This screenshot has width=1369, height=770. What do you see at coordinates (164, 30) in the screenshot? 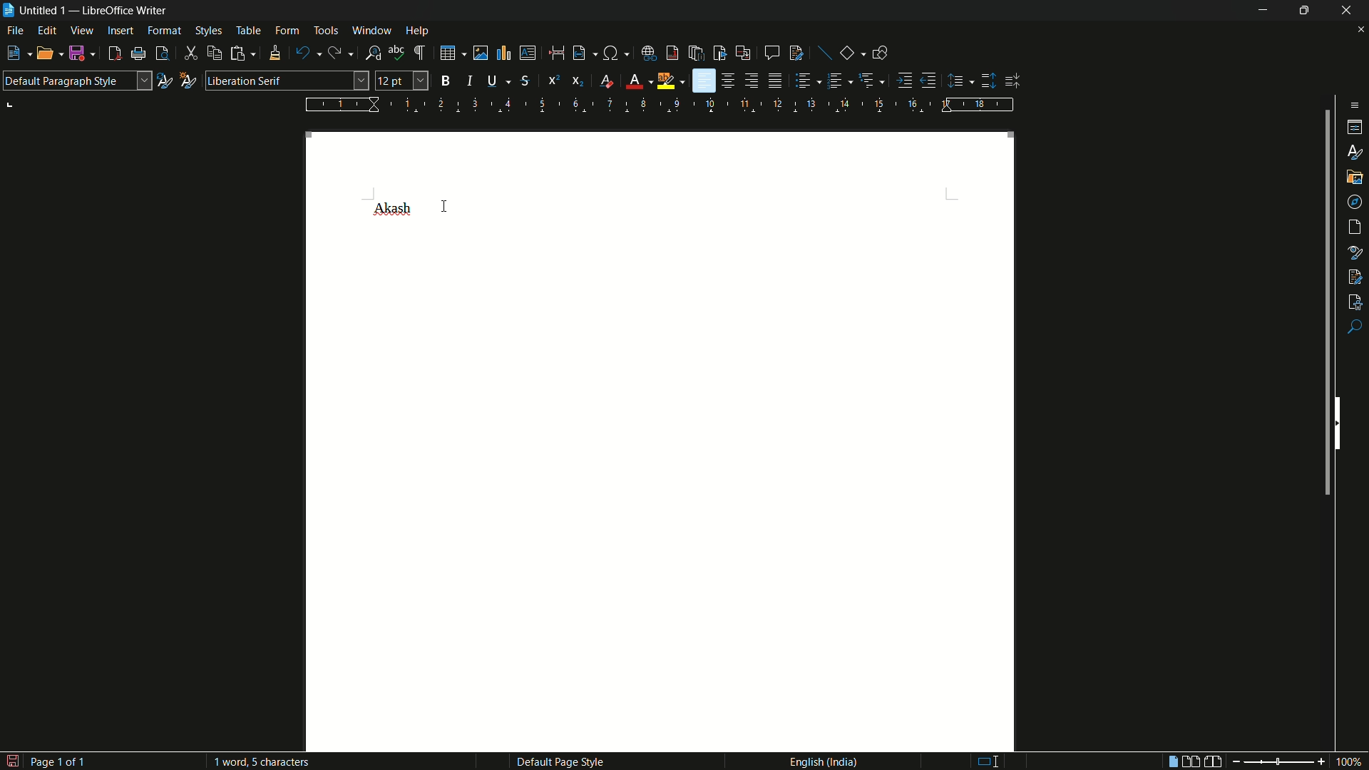
I see `format menu` at bounding box center [164, 30].